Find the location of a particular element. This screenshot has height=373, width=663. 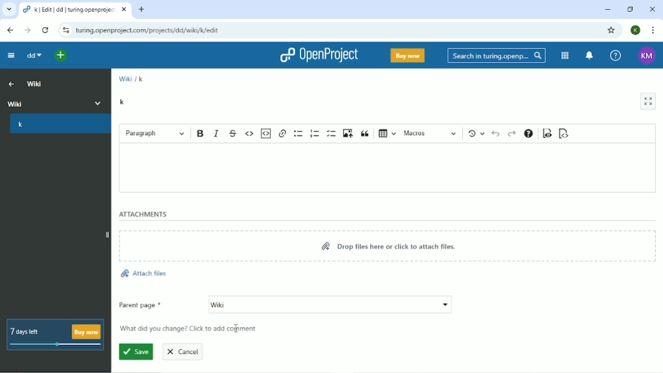

Insert table is located at coordinates (388, 132).